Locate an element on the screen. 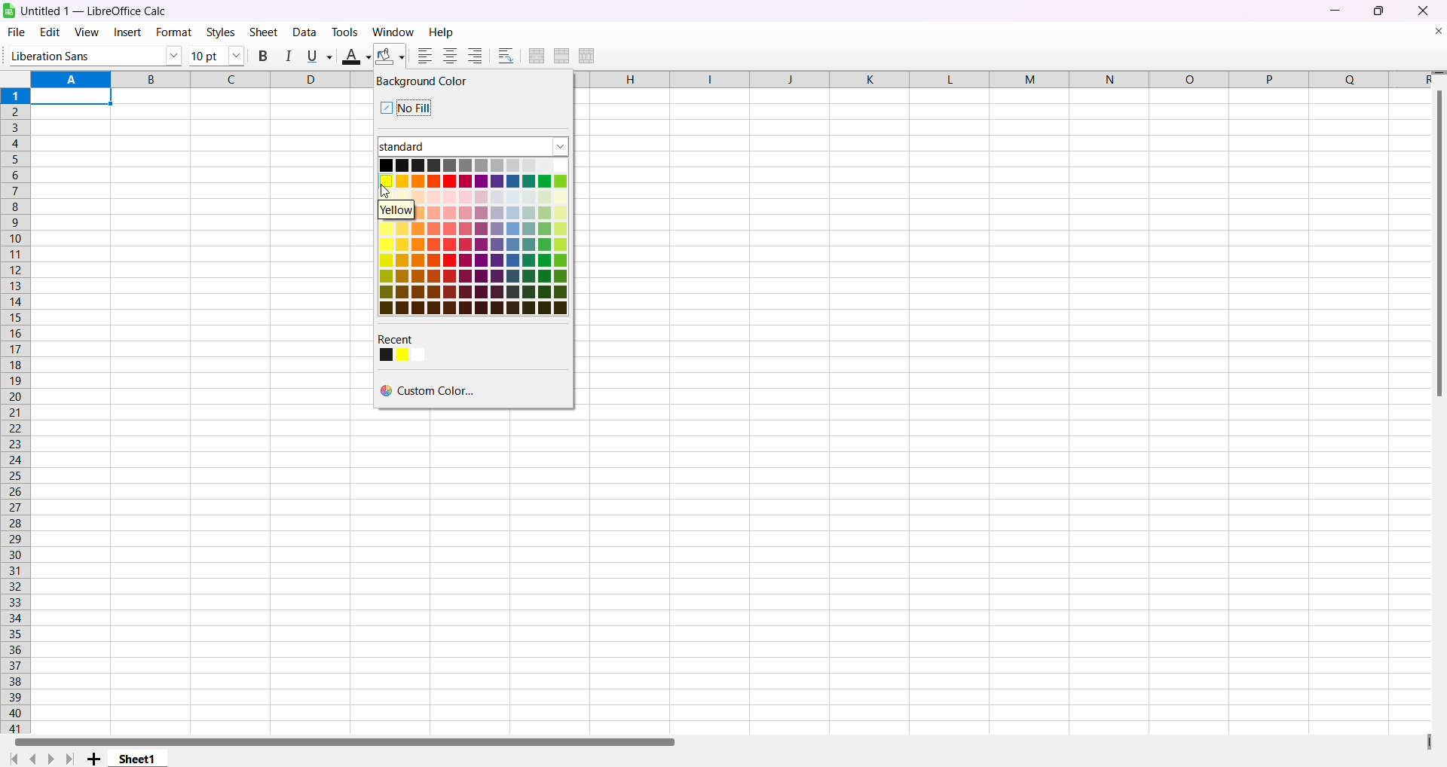  data is located at coordinates (305, 33).